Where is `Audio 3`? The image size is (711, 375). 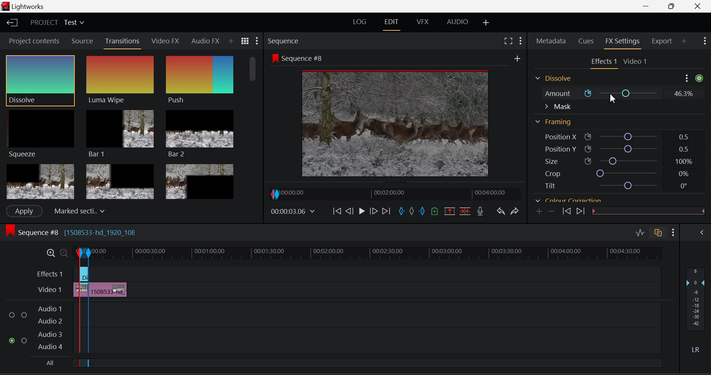 Audio 3 is located at coordinates (49, 334).